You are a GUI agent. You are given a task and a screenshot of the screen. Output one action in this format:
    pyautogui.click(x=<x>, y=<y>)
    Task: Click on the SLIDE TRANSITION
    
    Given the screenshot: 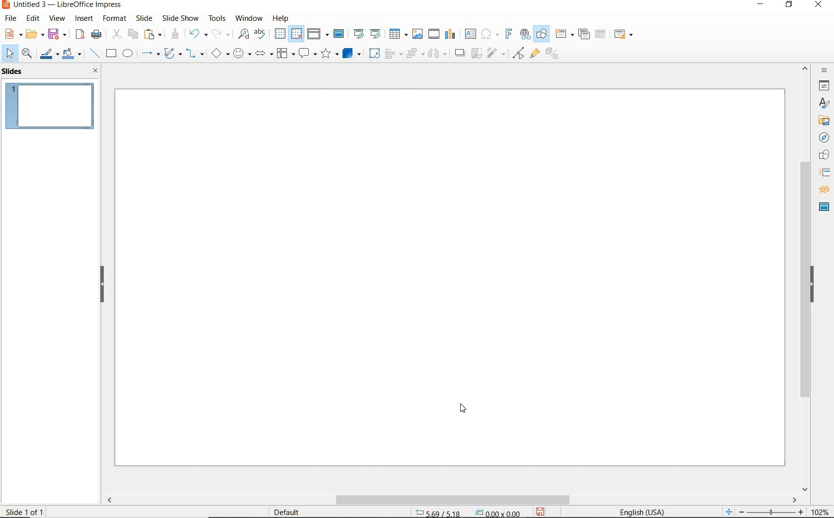 What is the action you would take?
    pyautogui.click(x=823, y=173)
    